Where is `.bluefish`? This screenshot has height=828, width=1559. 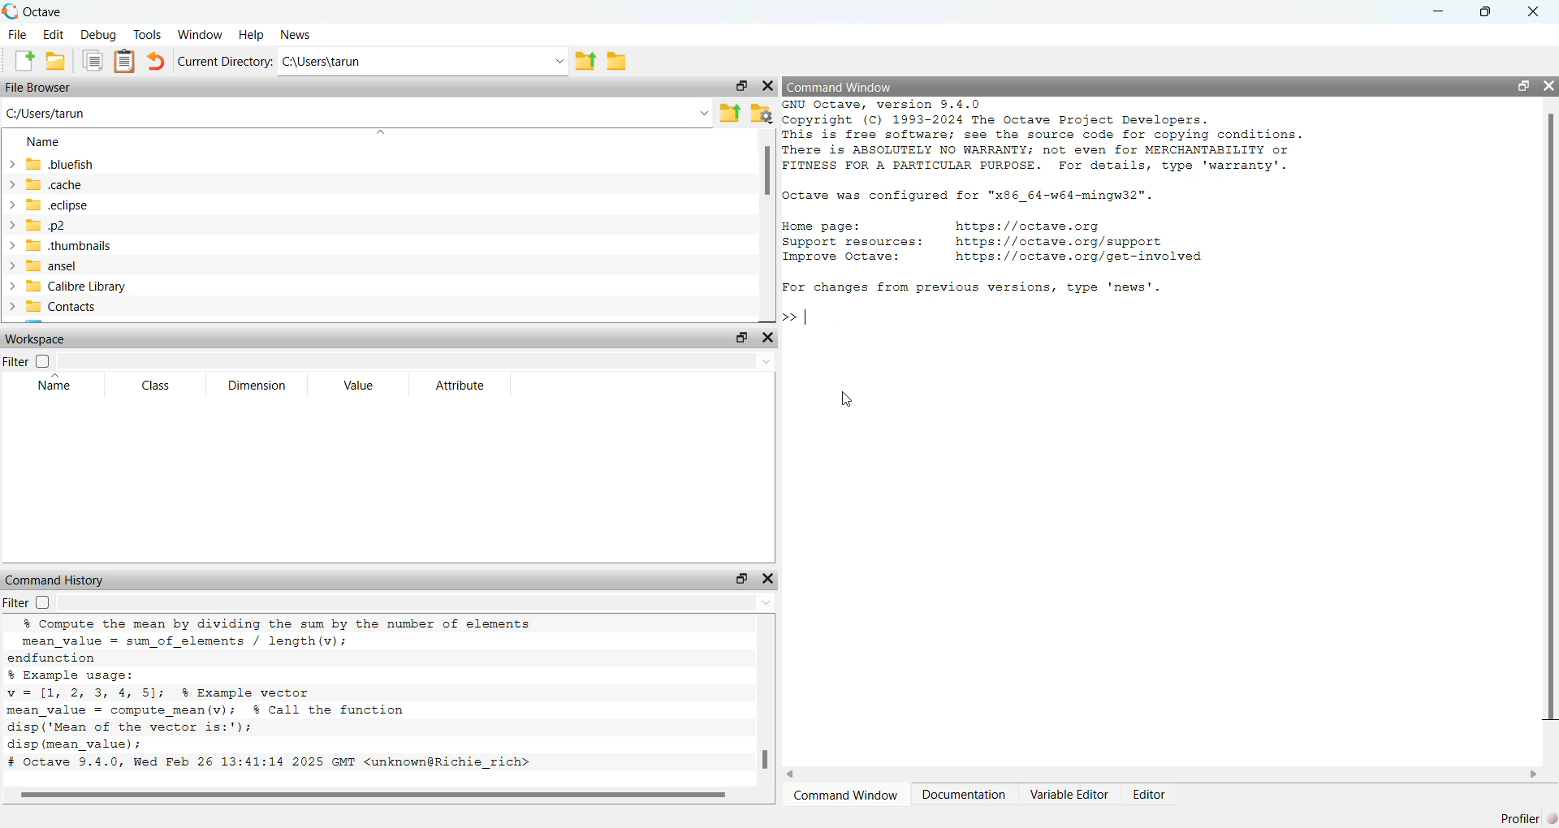 .bluefish is located at coordinates (61, 165).